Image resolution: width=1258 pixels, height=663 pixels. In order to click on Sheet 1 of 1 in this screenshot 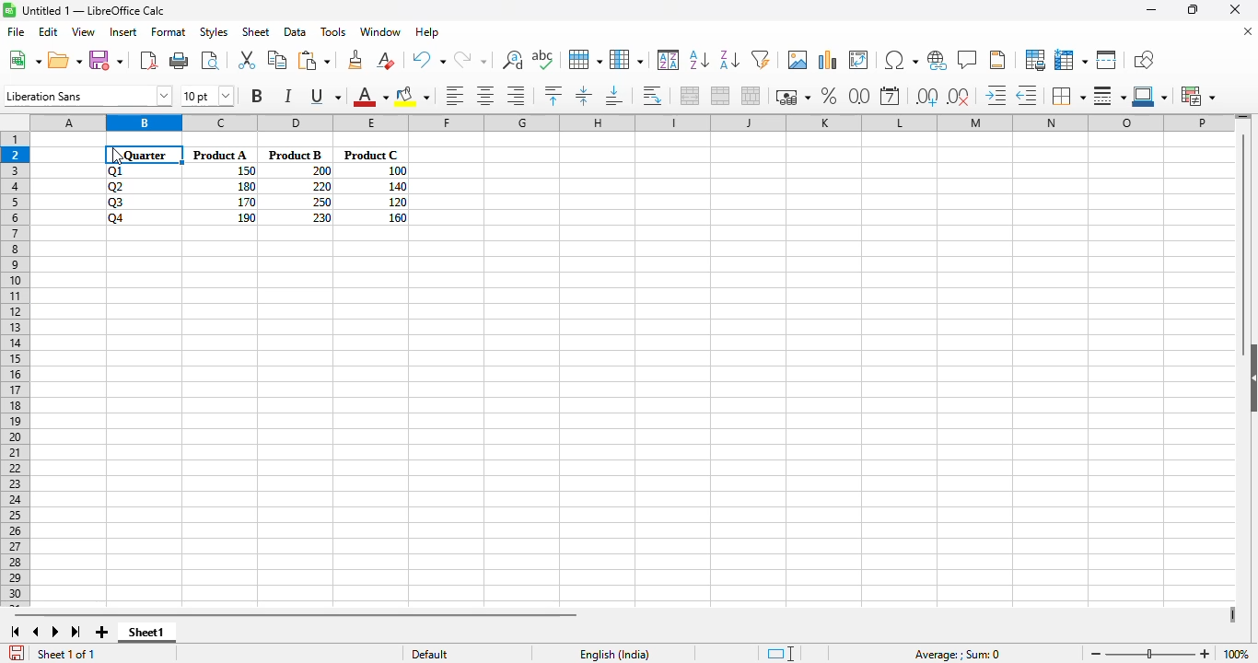, I will do `click(67, 654)`.